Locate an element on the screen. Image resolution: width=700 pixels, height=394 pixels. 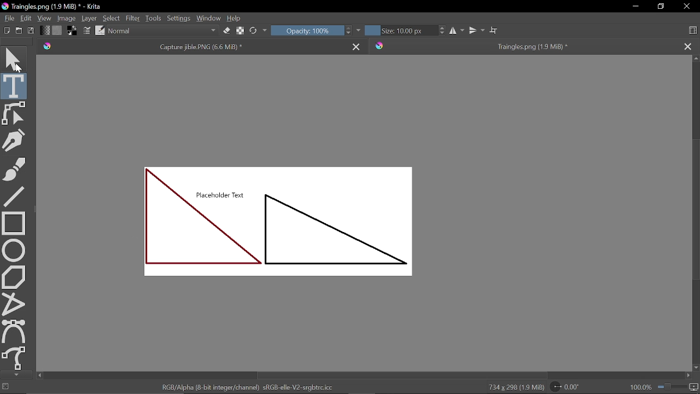
Text tool is located at coordinates (14, 85).